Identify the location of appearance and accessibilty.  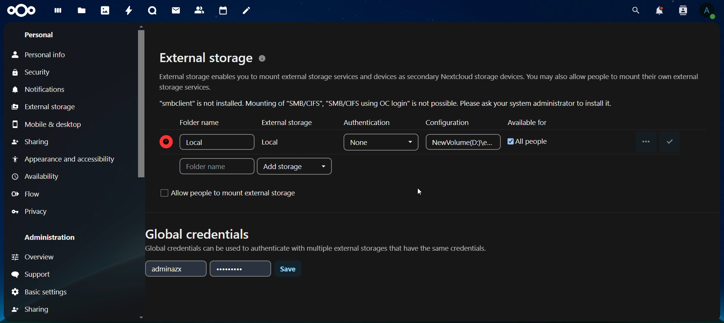
(66, 159).